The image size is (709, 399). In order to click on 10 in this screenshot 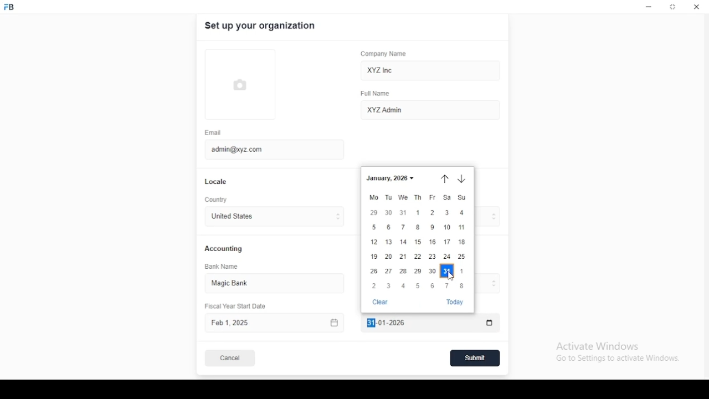, I will do `click(447, 227)`.